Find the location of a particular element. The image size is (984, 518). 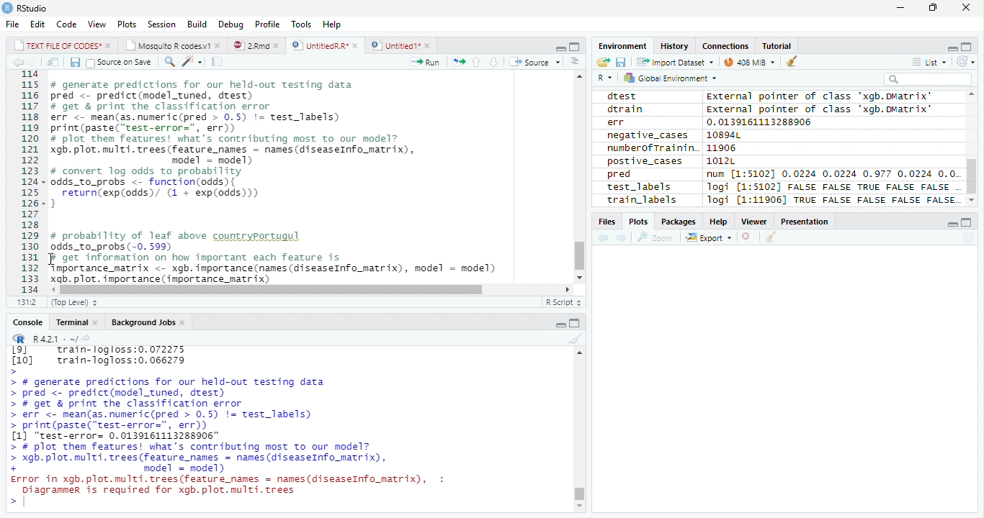

Console is located at coordinates (28, 322).